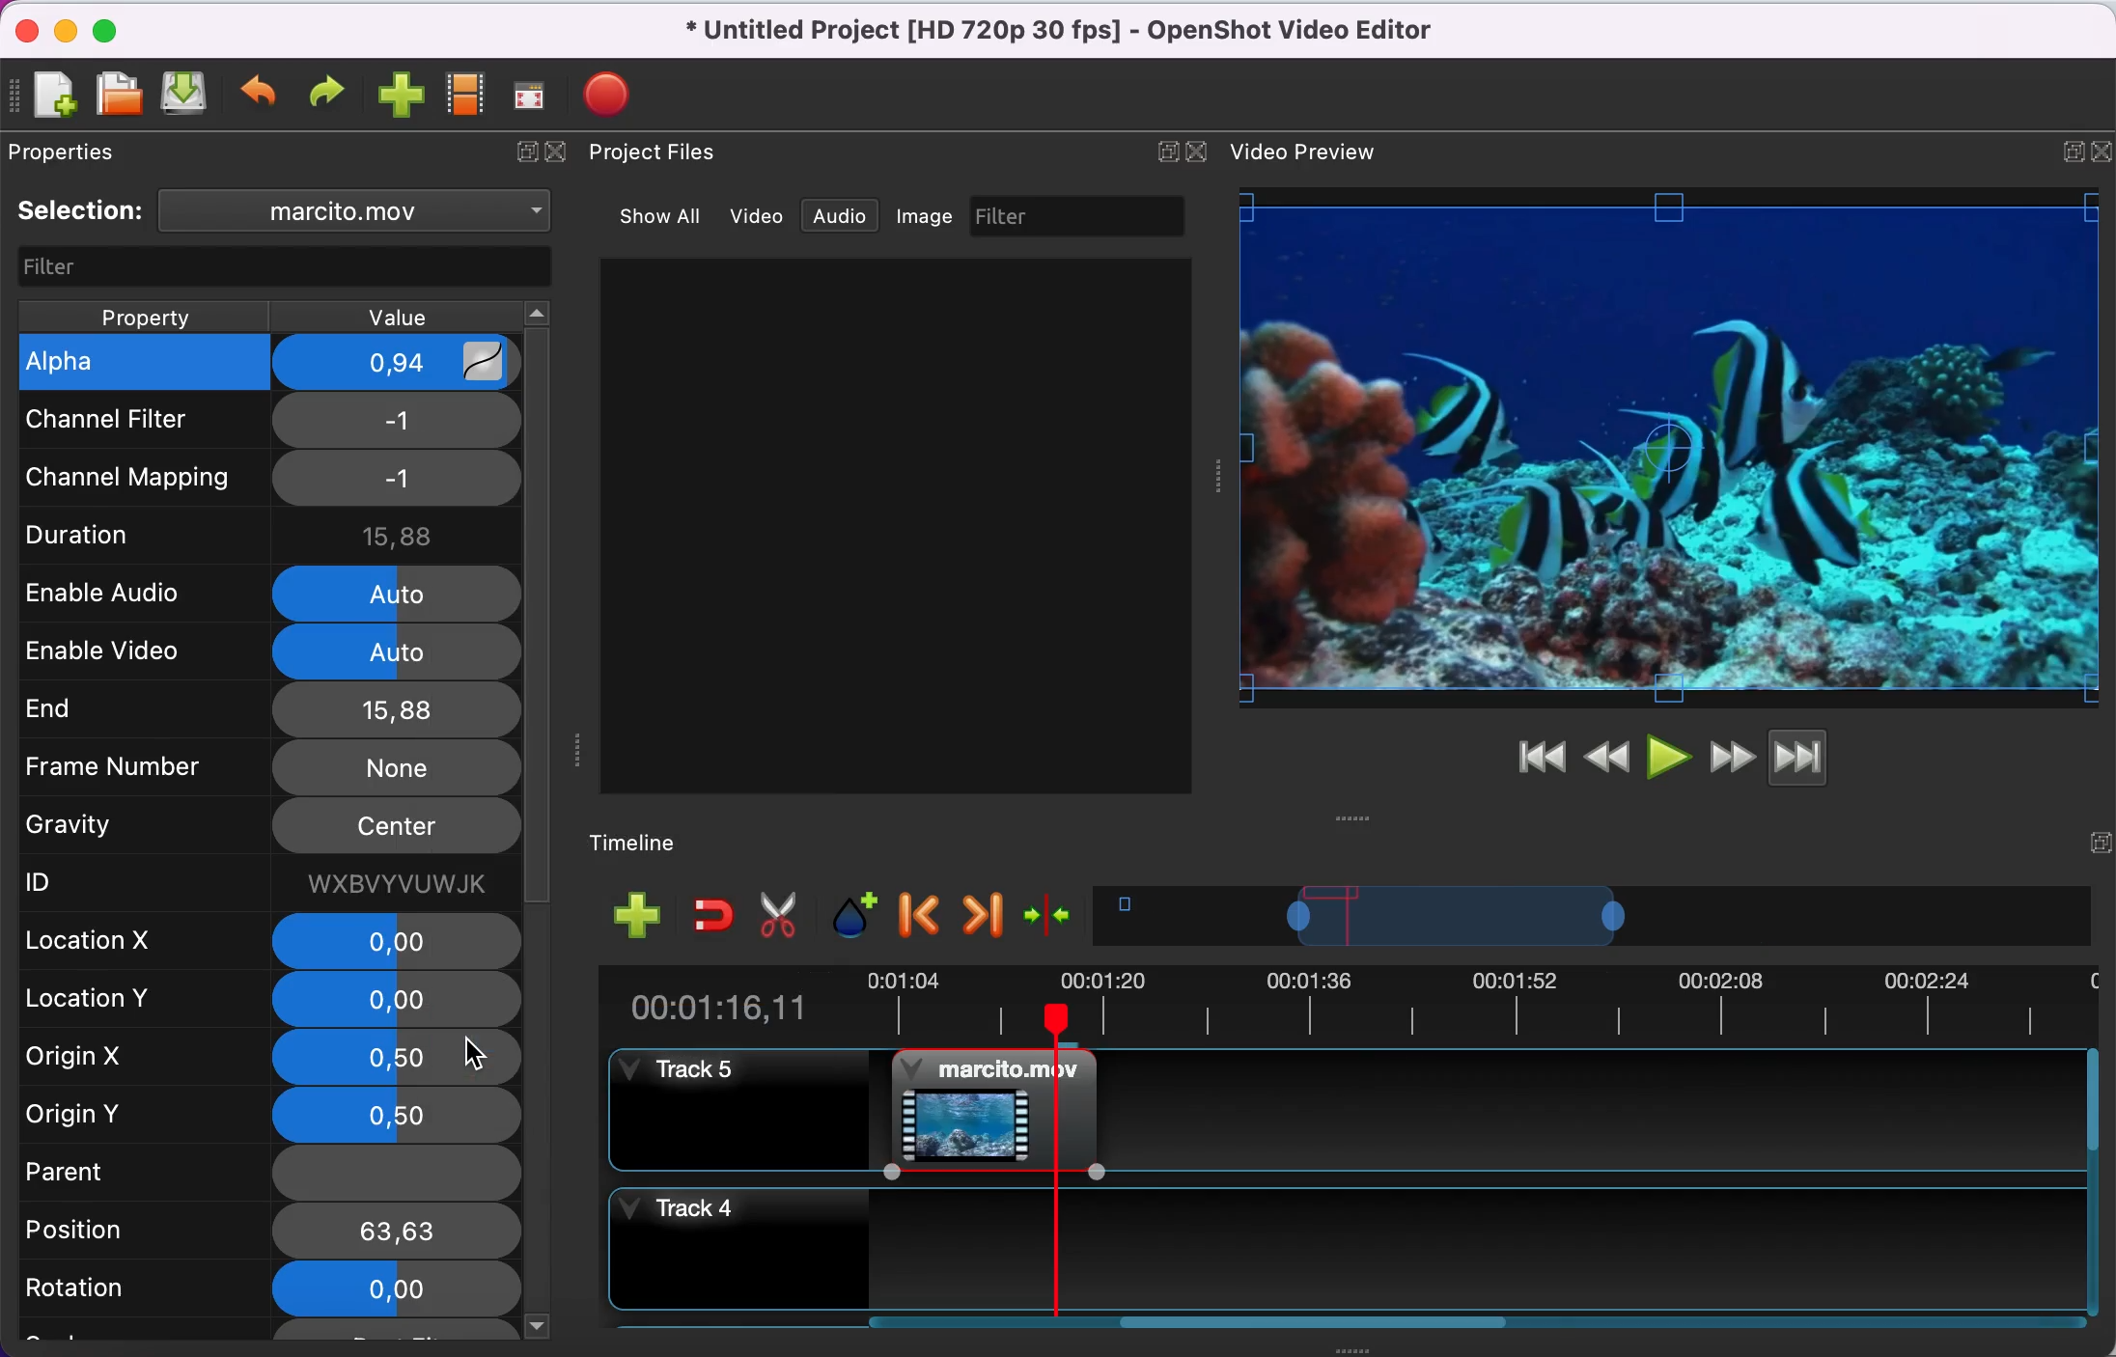  I want to click on Value, so click(411, 315).